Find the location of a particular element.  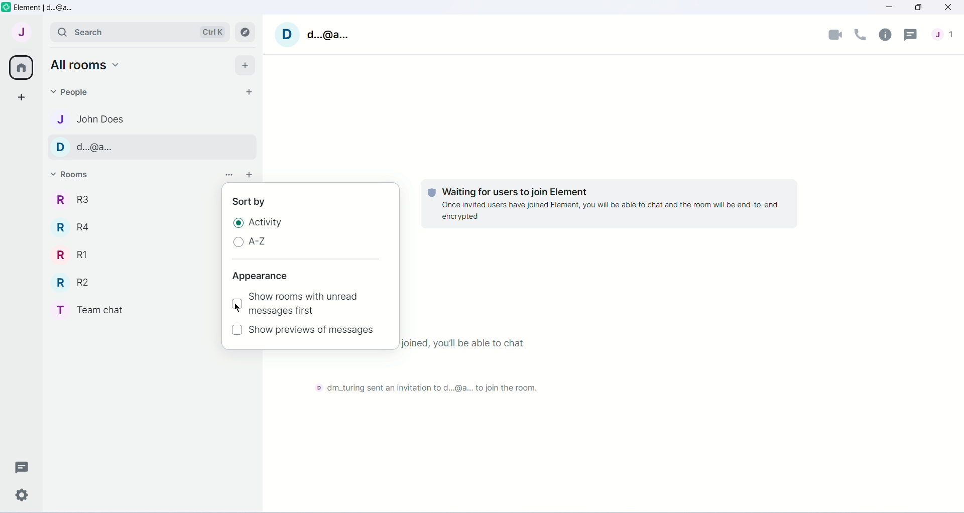

add is located at coordinates (250, 176).